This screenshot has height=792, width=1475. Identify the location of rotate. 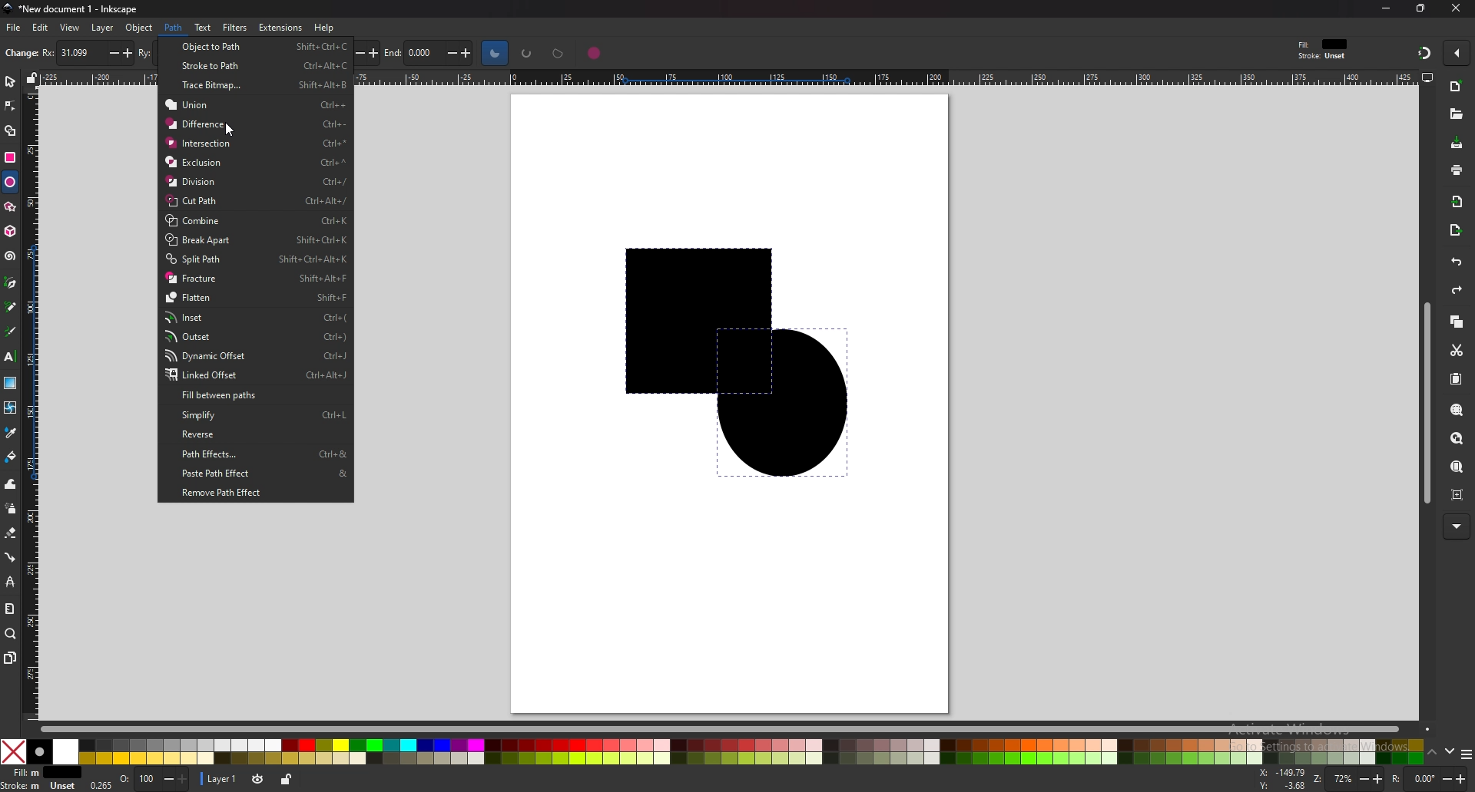
(1428, 779).